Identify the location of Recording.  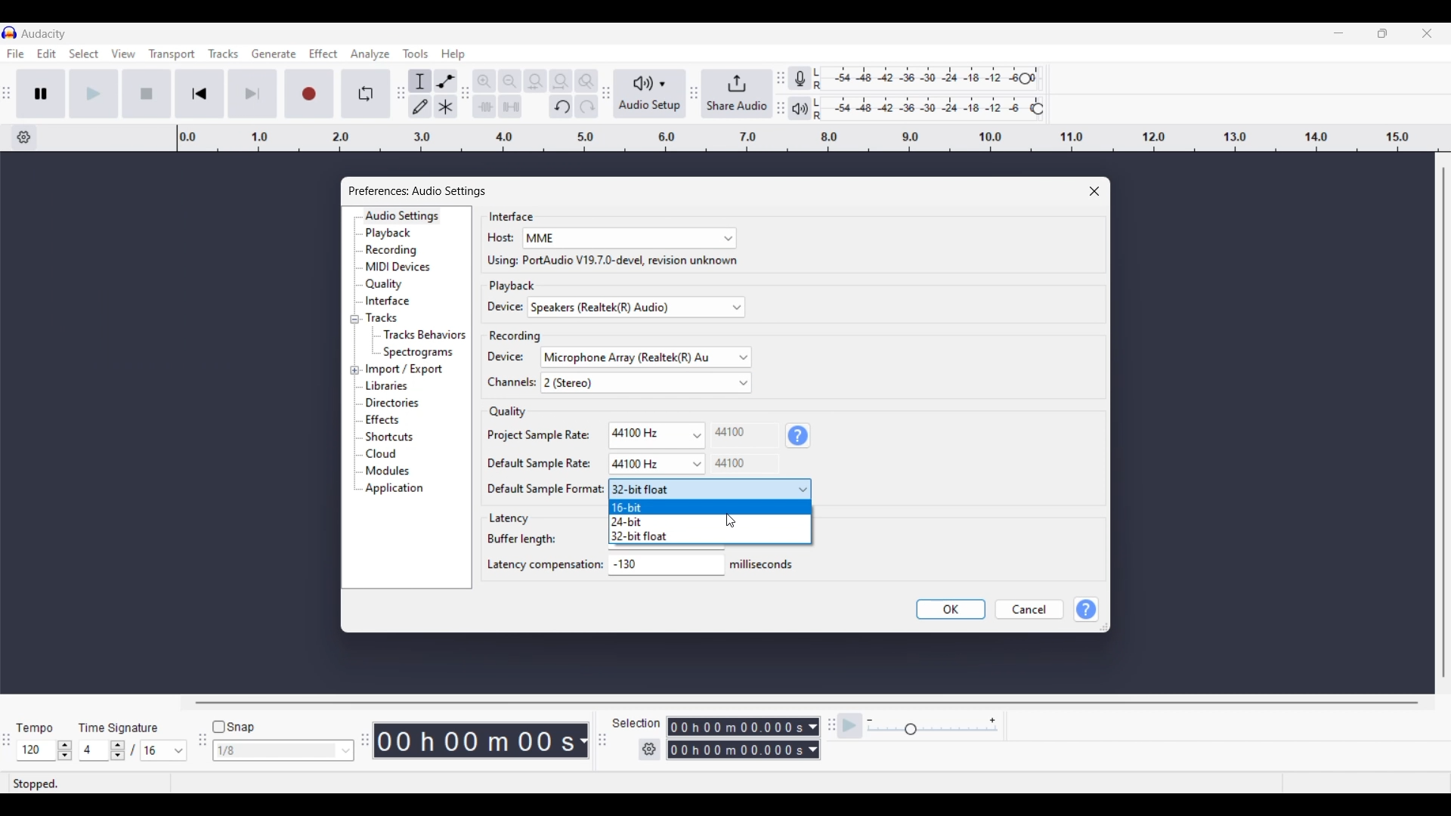
(404, 250).